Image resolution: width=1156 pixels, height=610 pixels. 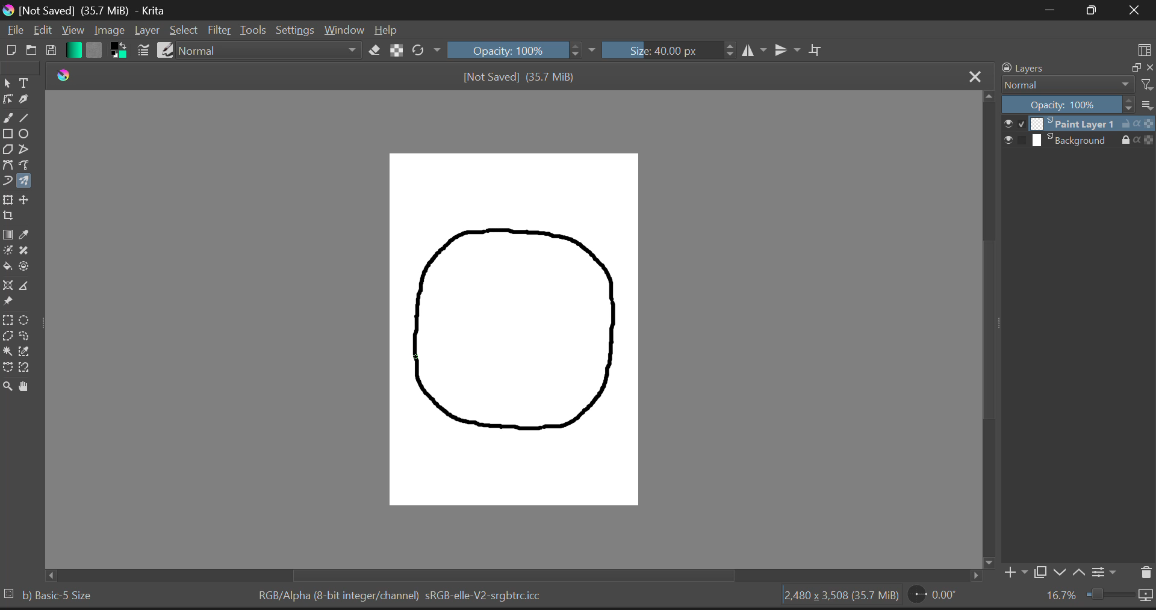 What do you see at coordinates (975, 576) in the screenshot?
I see `` at bounding box center [975, 576].